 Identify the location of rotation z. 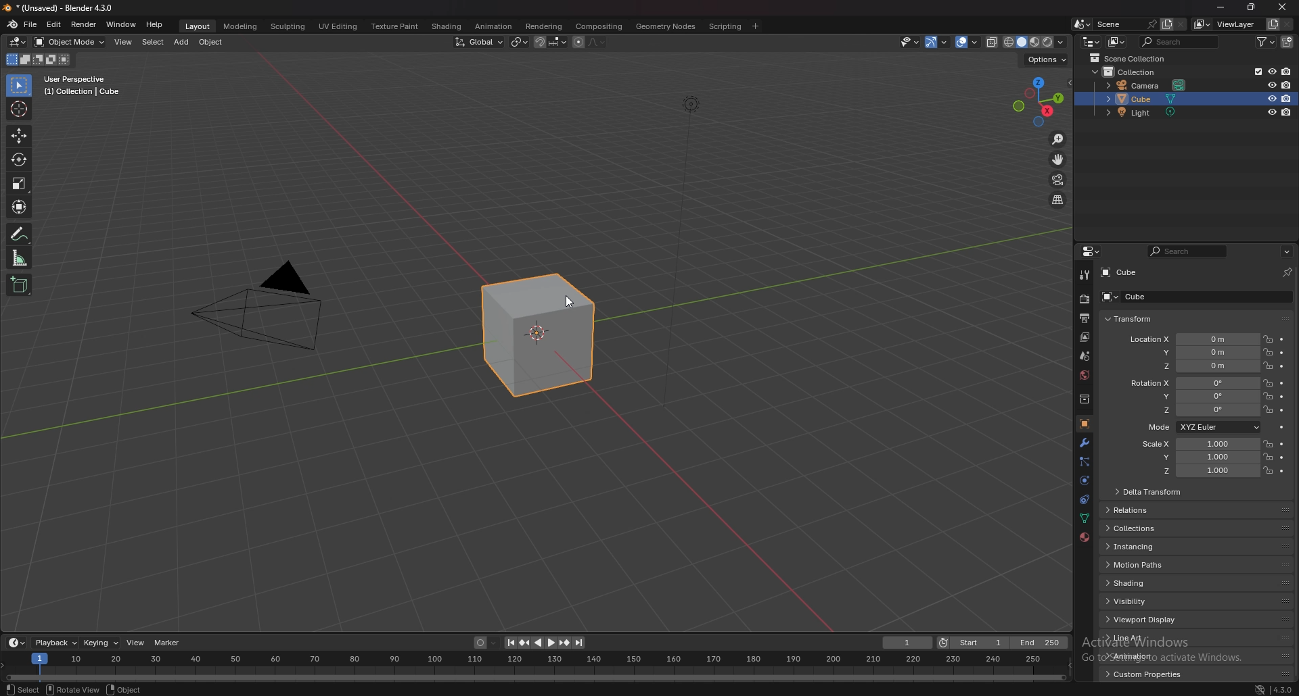
(1199, 411).